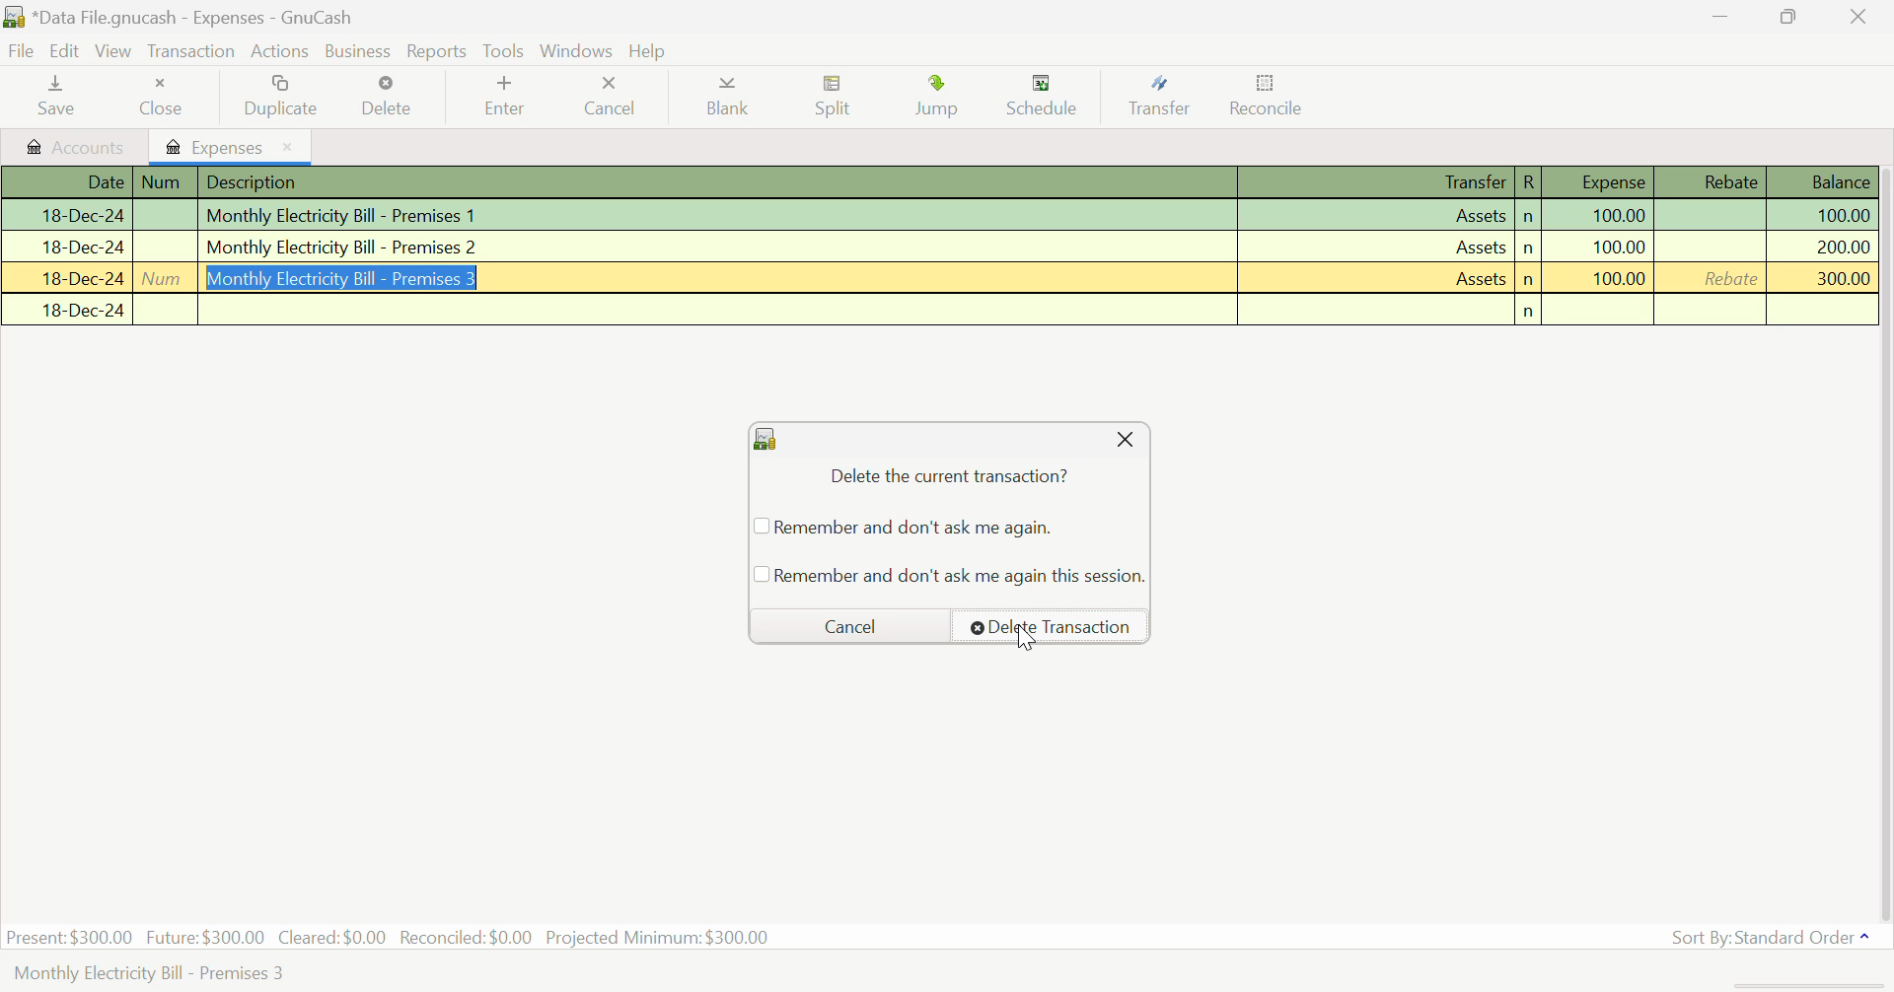 Image resolution: width=1894 pixels, height=992 pixels. I want to click on Save, so click(57, 97).